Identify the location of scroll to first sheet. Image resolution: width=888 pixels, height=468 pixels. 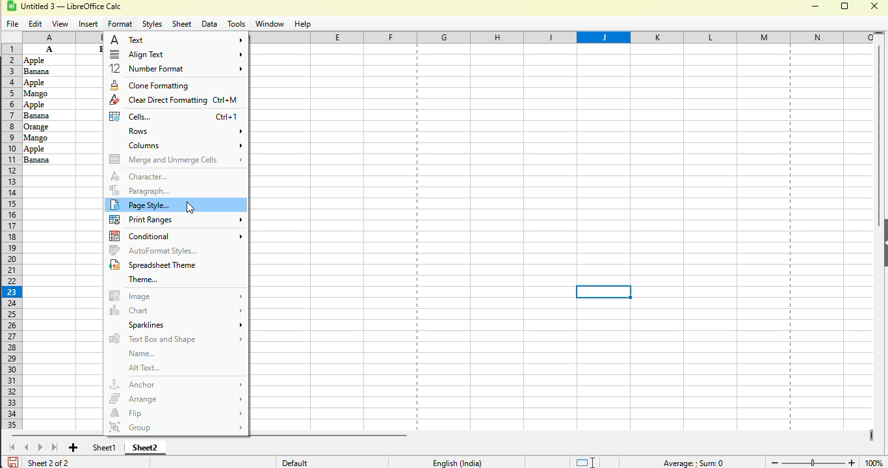
(12, 447).